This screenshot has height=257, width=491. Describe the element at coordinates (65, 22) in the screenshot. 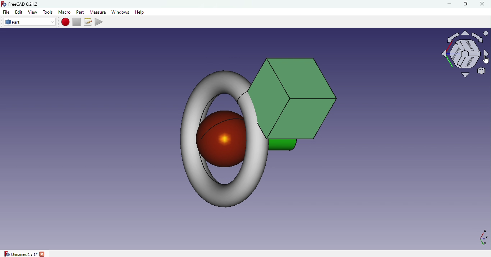

I see `Macro recording` at that location.